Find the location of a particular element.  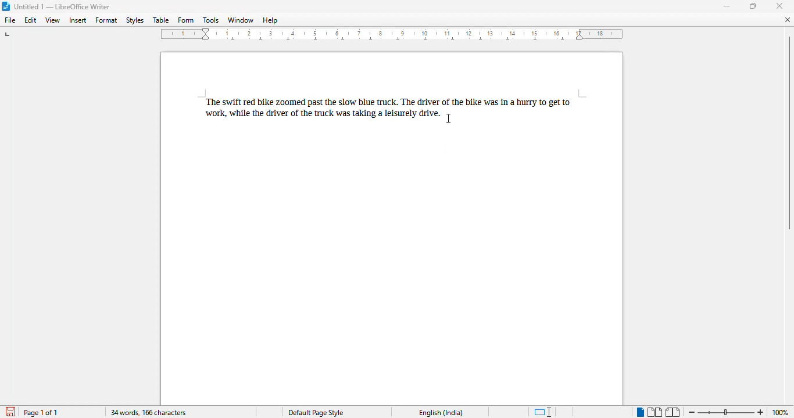

file is located at coordinates (10, 20).